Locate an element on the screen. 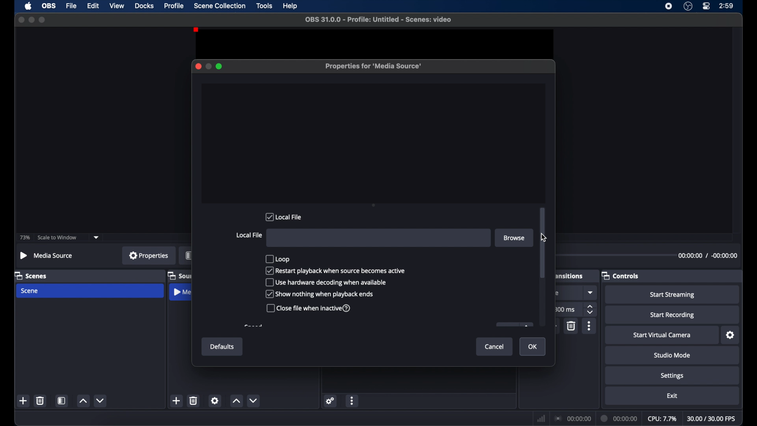 The height and width of the screenshot is (426, 757). view is located at coordinates (117, 5).